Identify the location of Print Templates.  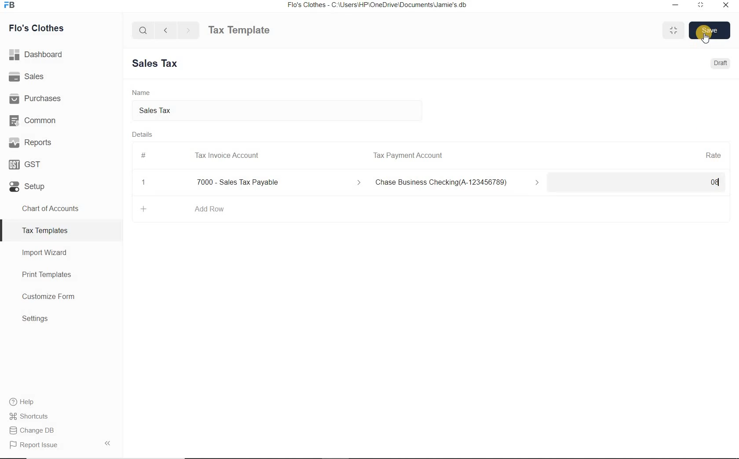
(62, 274).